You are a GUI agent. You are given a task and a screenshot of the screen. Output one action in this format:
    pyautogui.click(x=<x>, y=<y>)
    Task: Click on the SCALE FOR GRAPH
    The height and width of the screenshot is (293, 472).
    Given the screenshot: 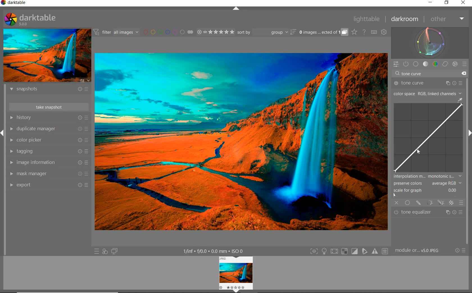 What is the action you would take?
    pyautogui.click(x=426, y=193)
    